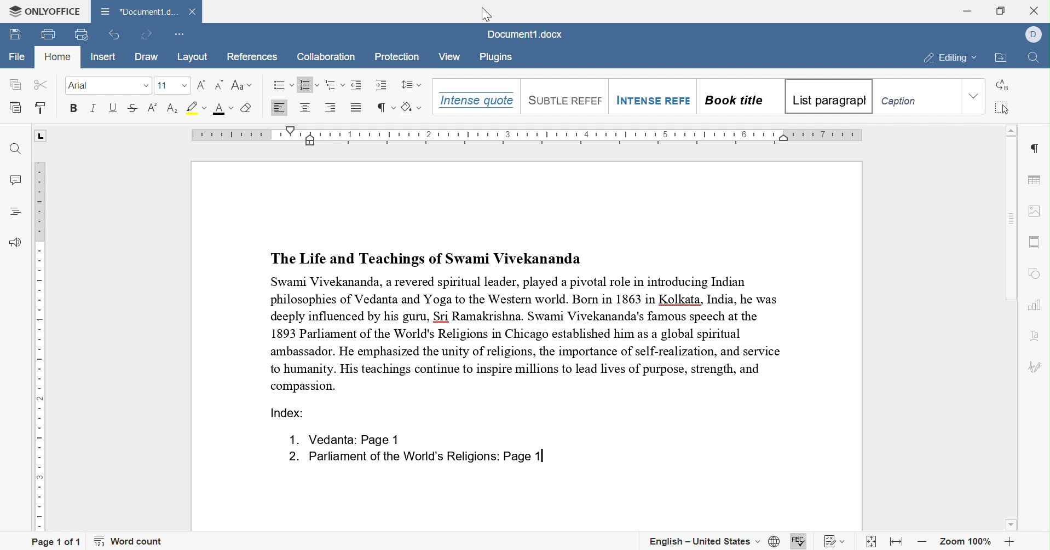 The height and width of the screenshot is (550, 1050). What do you see at coordinates (1035, 33) in the screenshot?
I see `dell` at bounding box center [1035, 33].